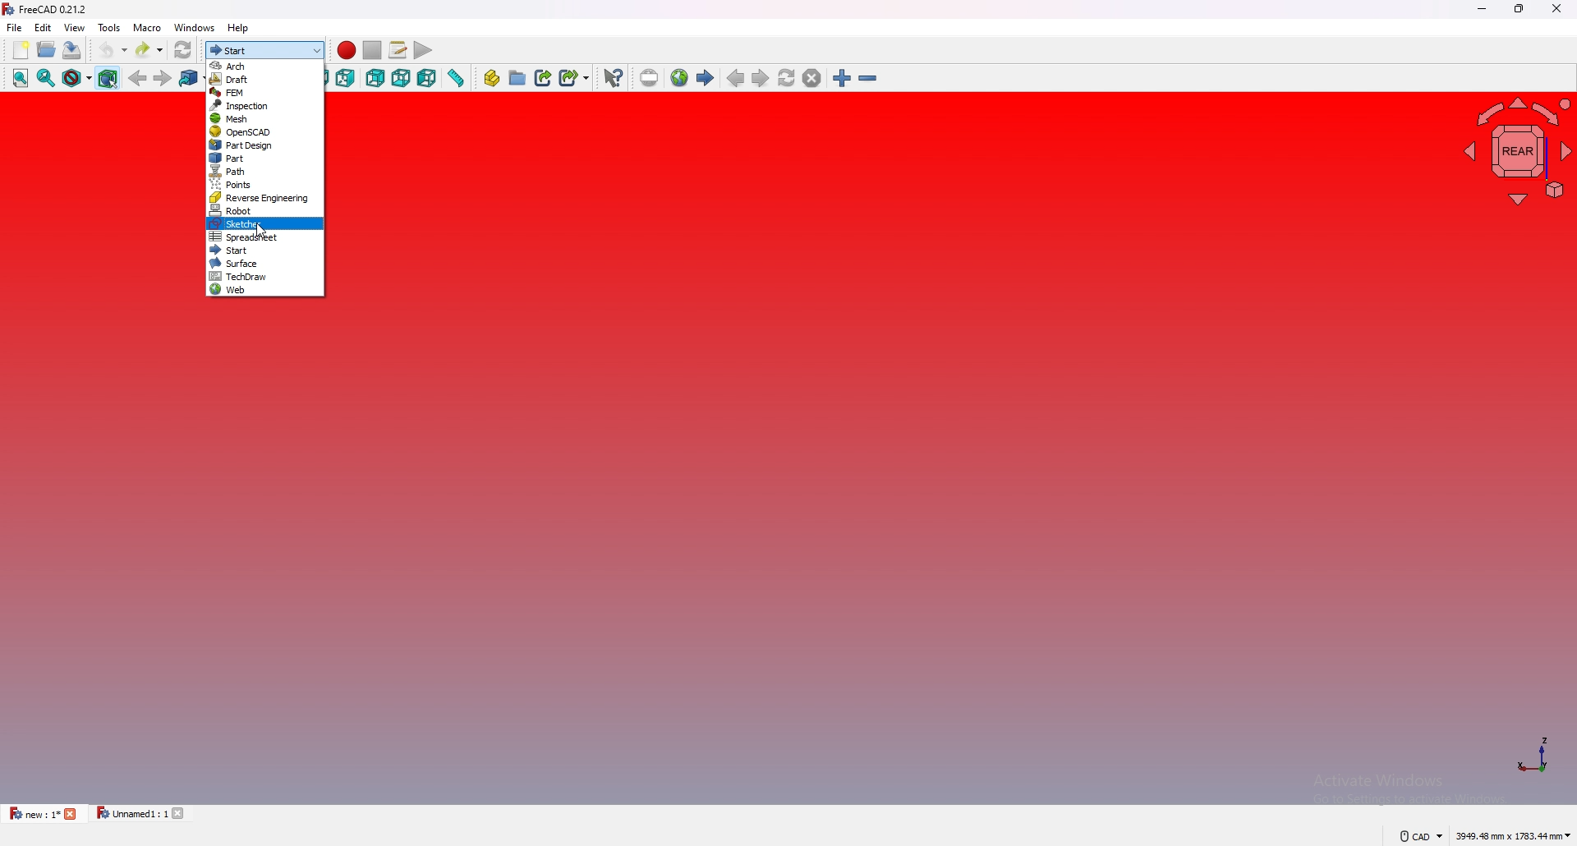  What do you see at coordinates (843, 77) in the screenshot?
I see `zoom in` at bounding box center [843, 77].